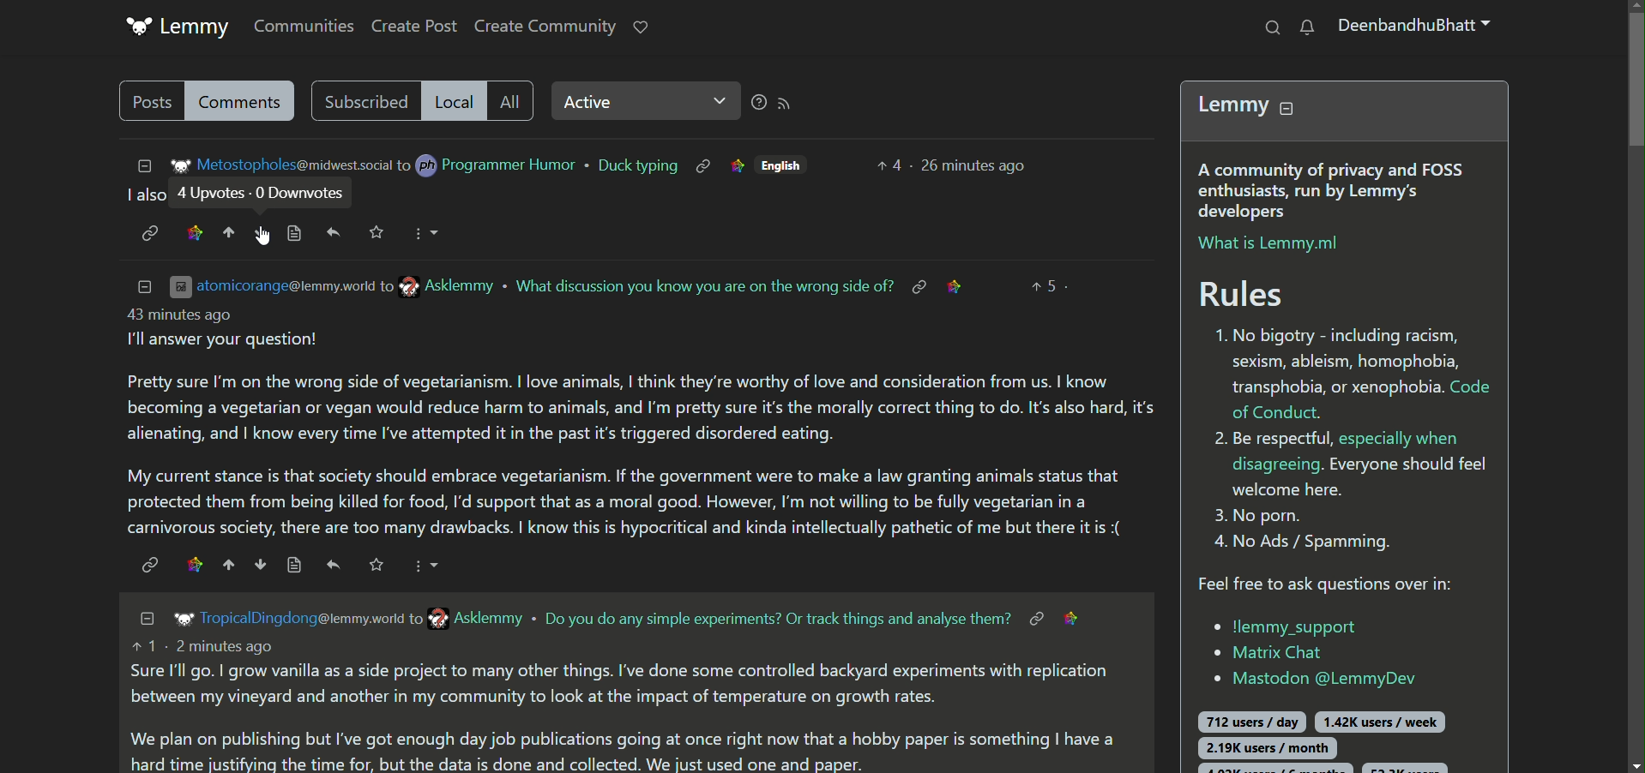 This screenshot has width=1645, height=773. I want to click on text, so click(778, 619).